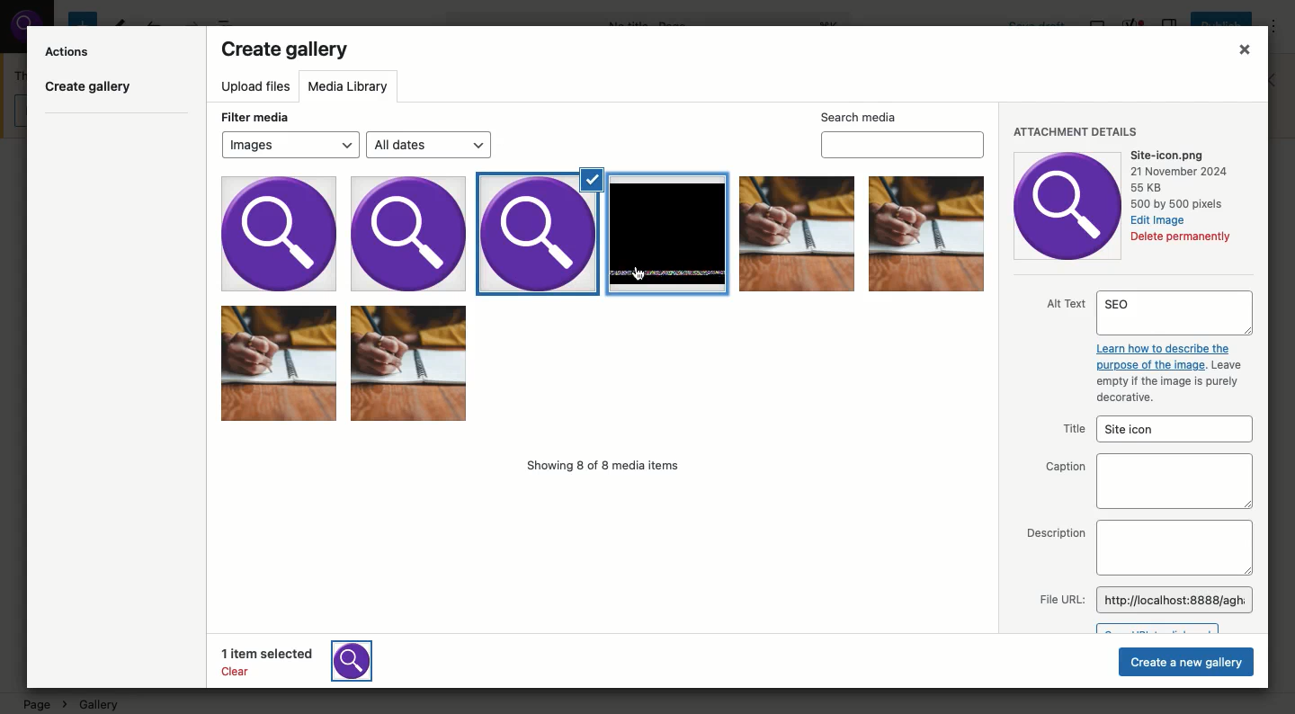 This screenshot has width=1295, height=714. I want to click on Title, so click(1151, 430).